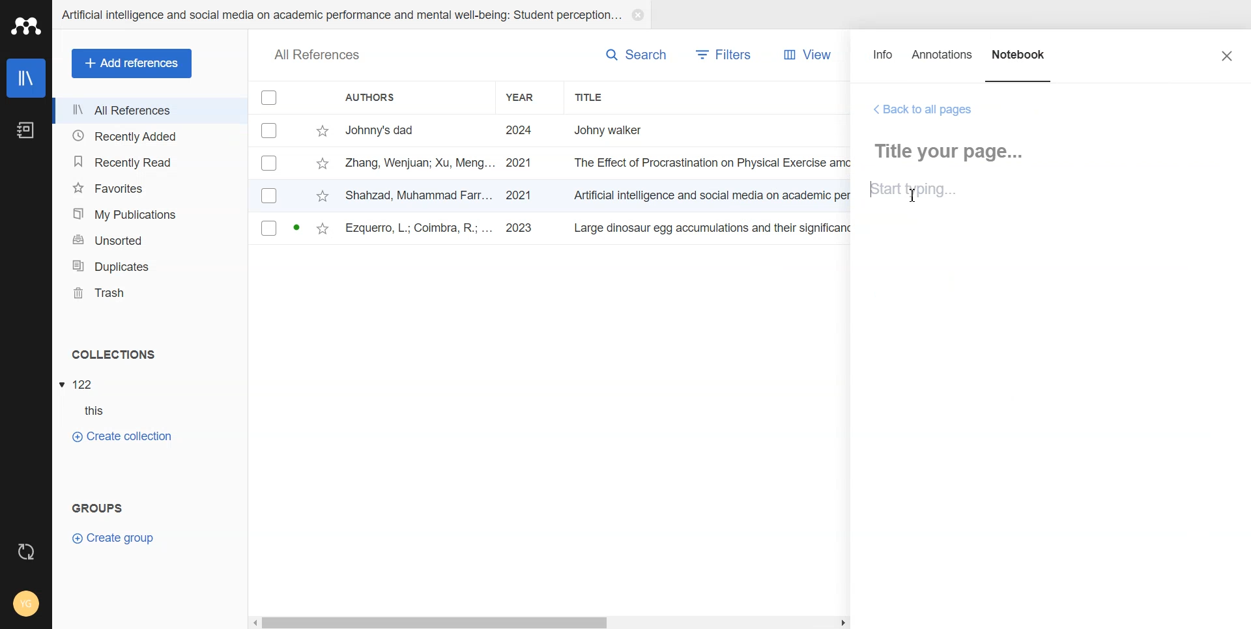  I want to click on Trash, so click(150, 293).